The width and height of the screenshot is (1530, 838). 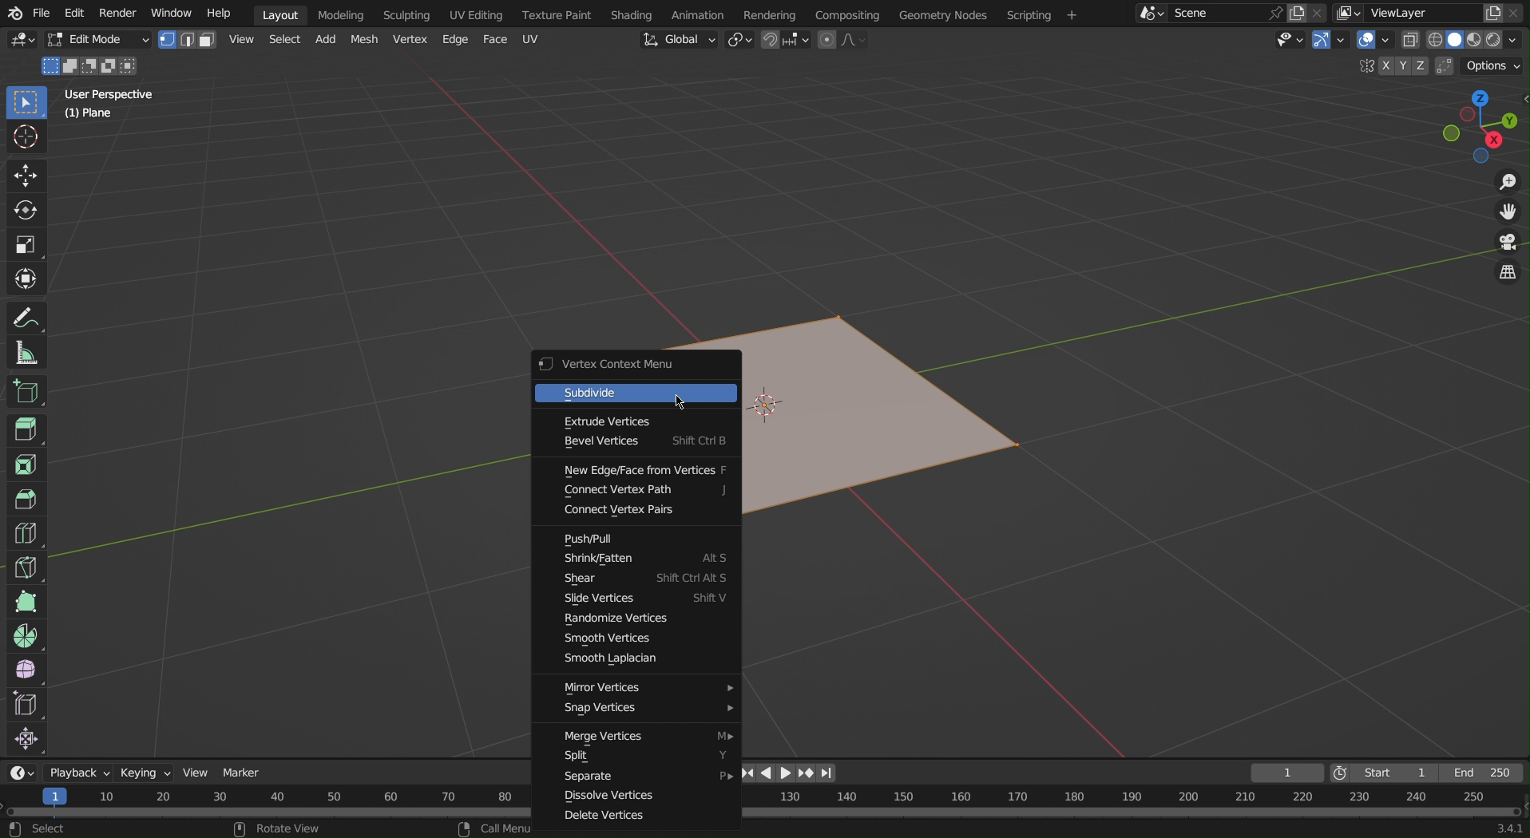 I want to click on Bevel Vertices, so click(x=639, y=441).